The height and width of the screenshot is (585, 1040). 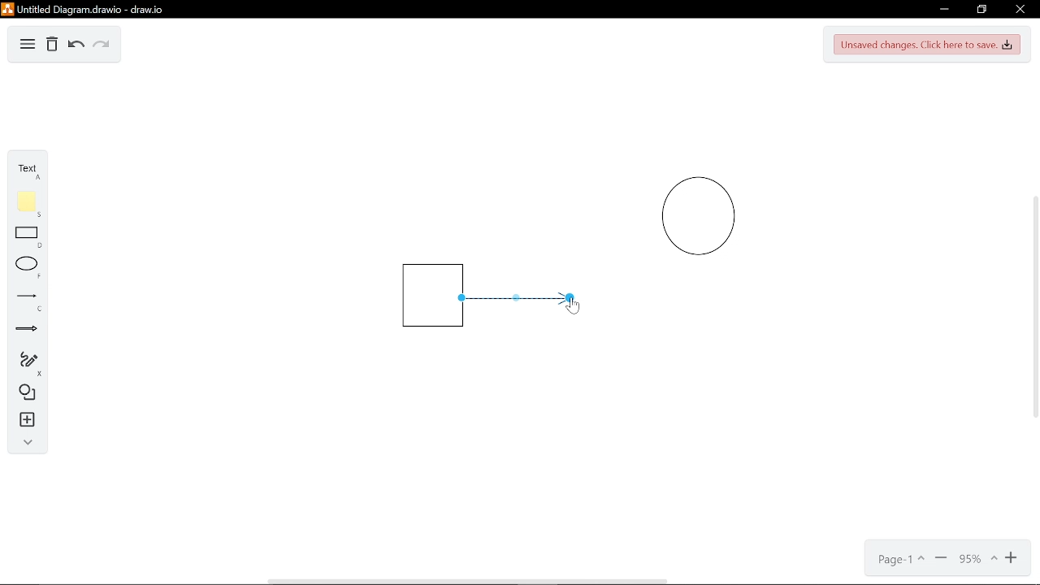 What do you see at coordinates (21, 167) in the screenshot?
I see `Text` at bounding box center [21, 167].